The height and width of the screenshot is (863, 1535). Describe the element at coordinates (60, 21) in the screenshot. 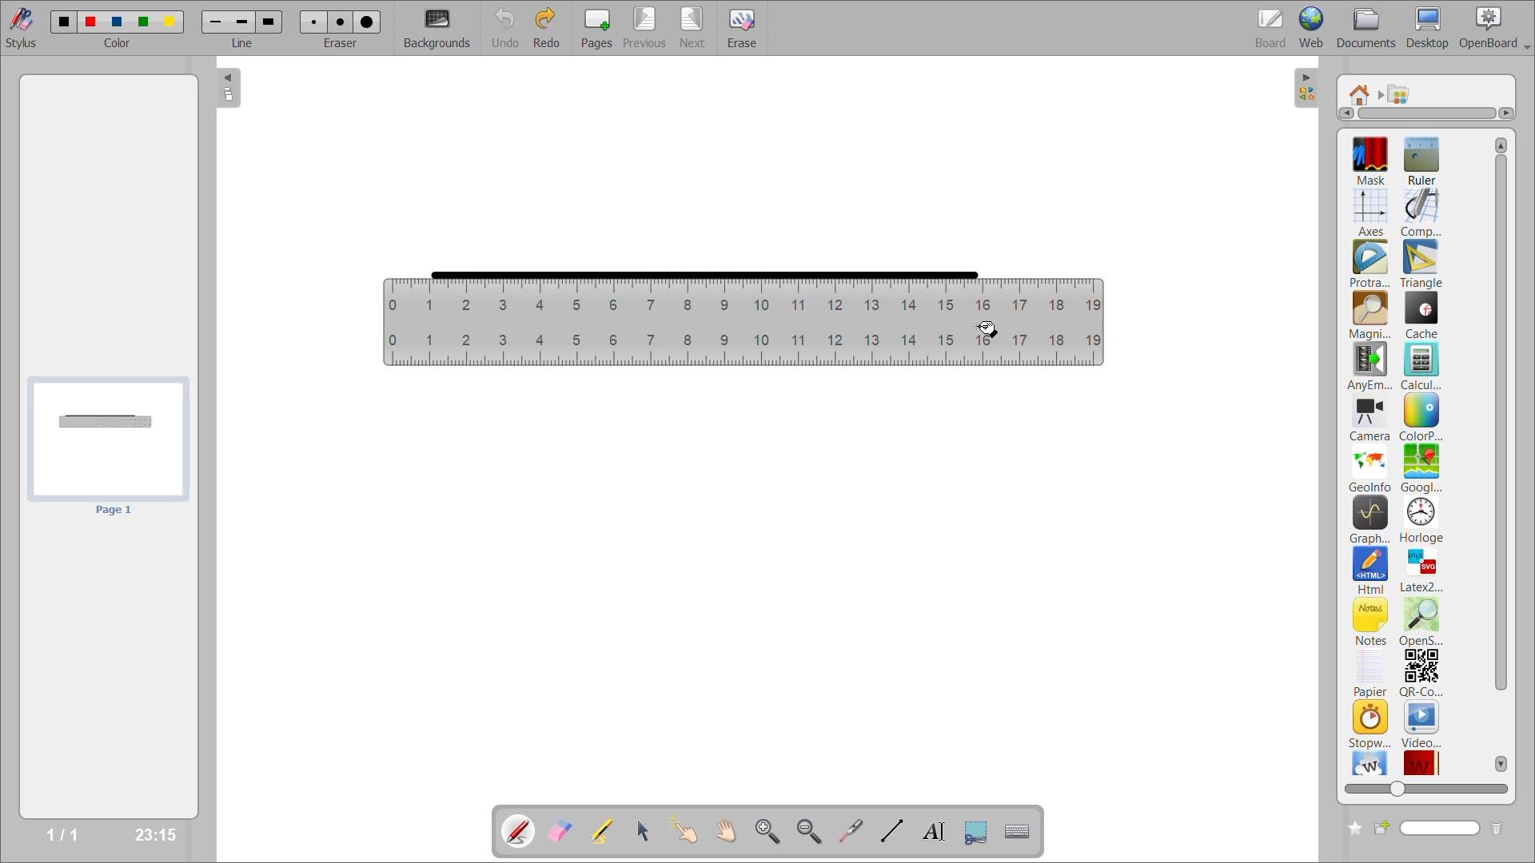

I see `color 1` at that location.